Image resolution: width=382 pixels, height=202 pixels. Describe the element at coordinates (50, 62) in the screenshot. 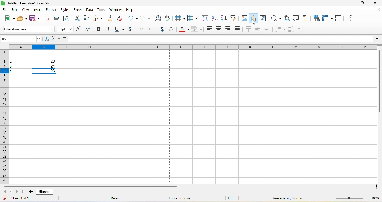

I see `23` at that location.